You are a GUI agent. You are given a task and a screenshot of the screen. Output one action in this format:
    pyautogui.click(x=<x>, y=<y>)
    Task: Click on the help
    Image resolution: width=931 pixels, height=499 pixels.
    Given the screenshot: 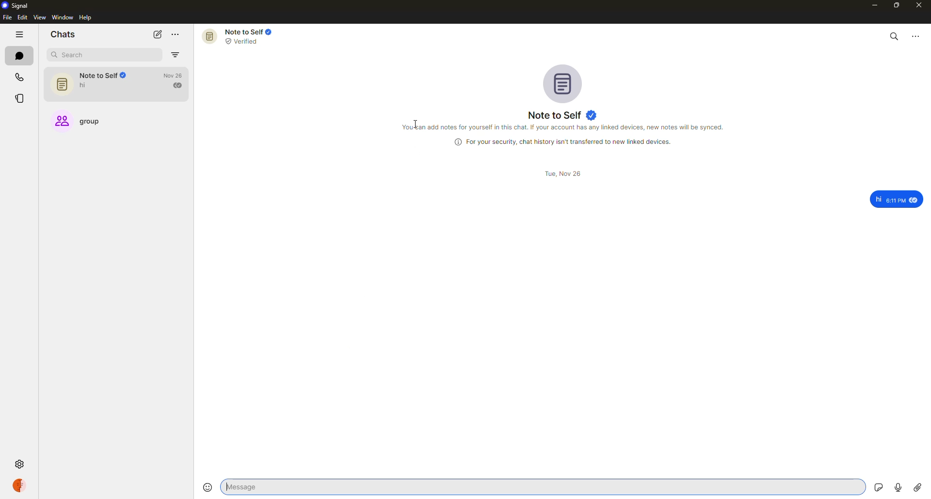 What is the action you would take?
    pyautogui.click(x=85, y=18)
    